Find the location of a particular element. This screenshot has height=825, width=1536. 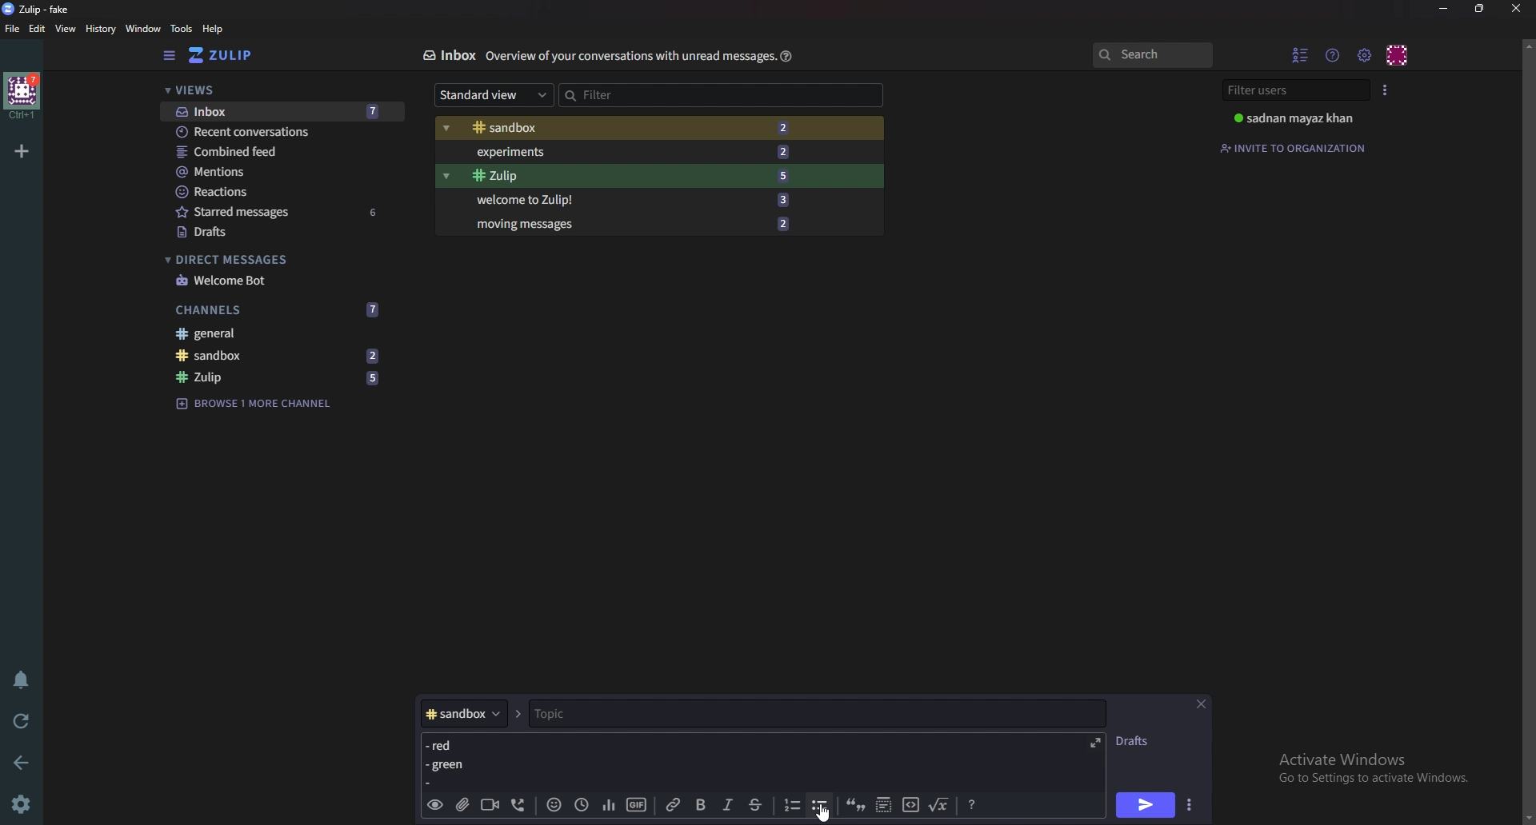

Add organization is located at coordinates (21, 150).